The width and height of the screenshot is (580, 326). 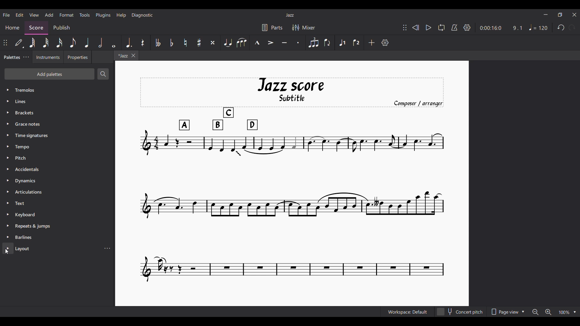 What do you see at coordinates (284, 43) in the screenshot?
I see `Tenuto` at bounding box center [284, 43].